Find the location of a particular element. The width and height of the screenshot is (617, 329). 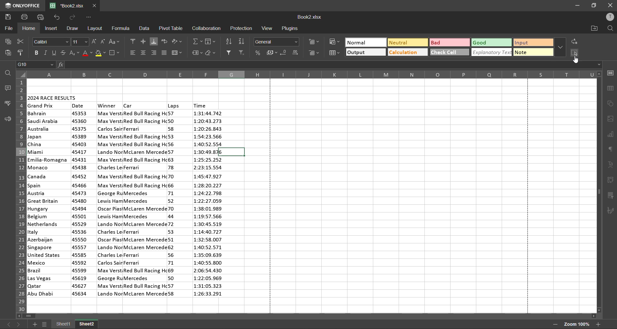

find is located at coordinates (7, 73).